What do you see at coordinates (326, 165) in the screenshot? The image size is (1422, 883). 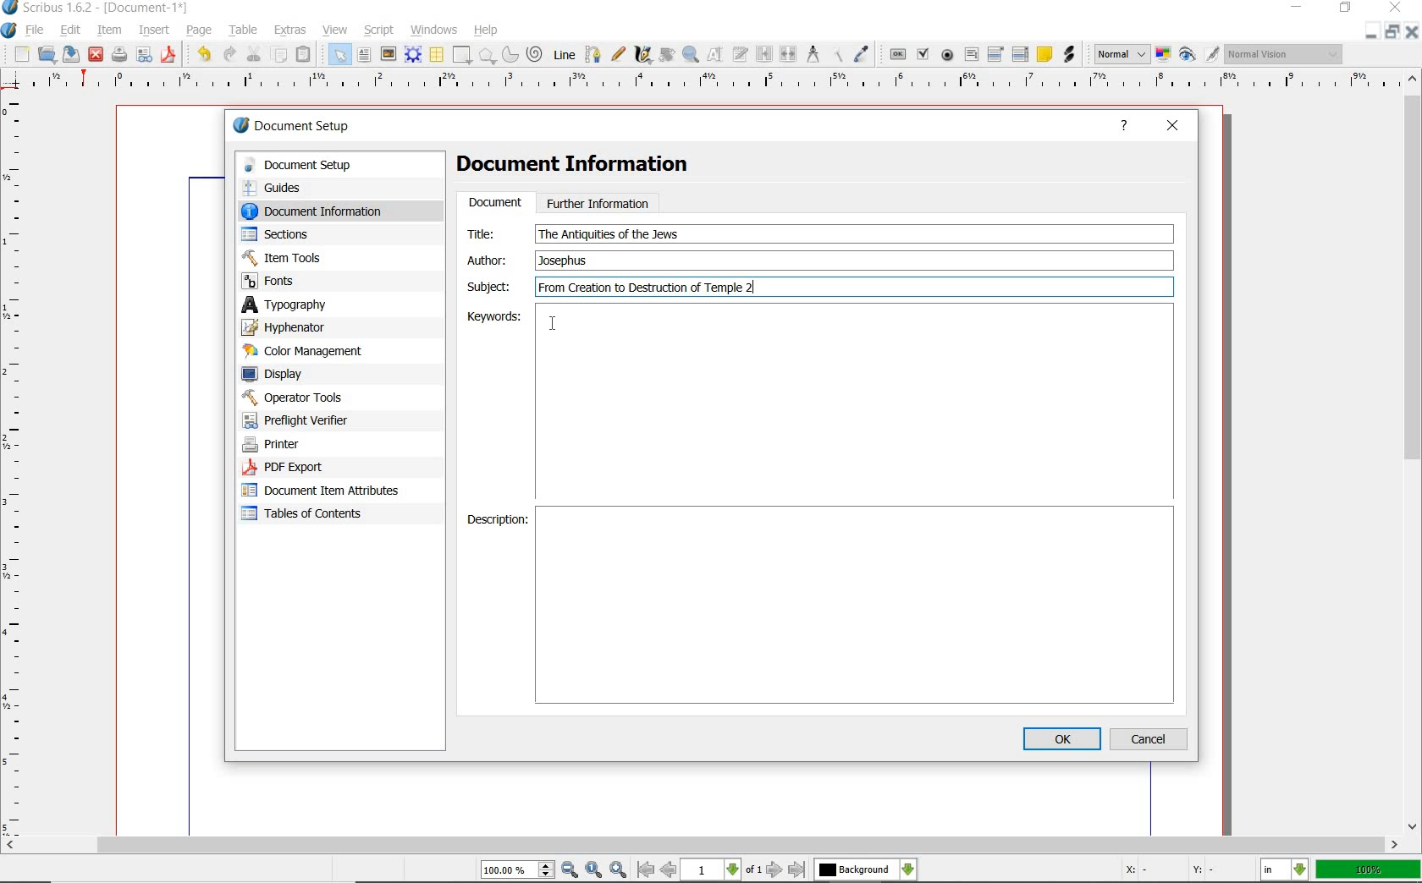 I see `document setup` at bounding box center [326, 165].